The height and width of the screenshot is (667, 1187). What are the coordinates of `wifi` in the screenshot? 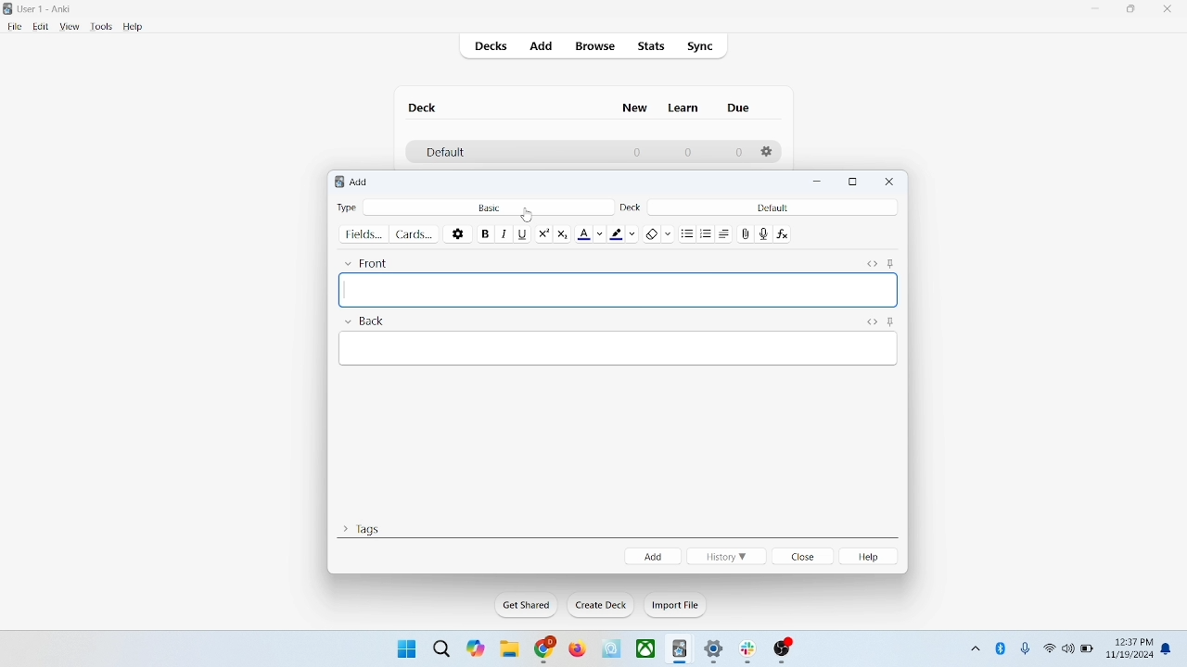 It's located at (1049, 648).